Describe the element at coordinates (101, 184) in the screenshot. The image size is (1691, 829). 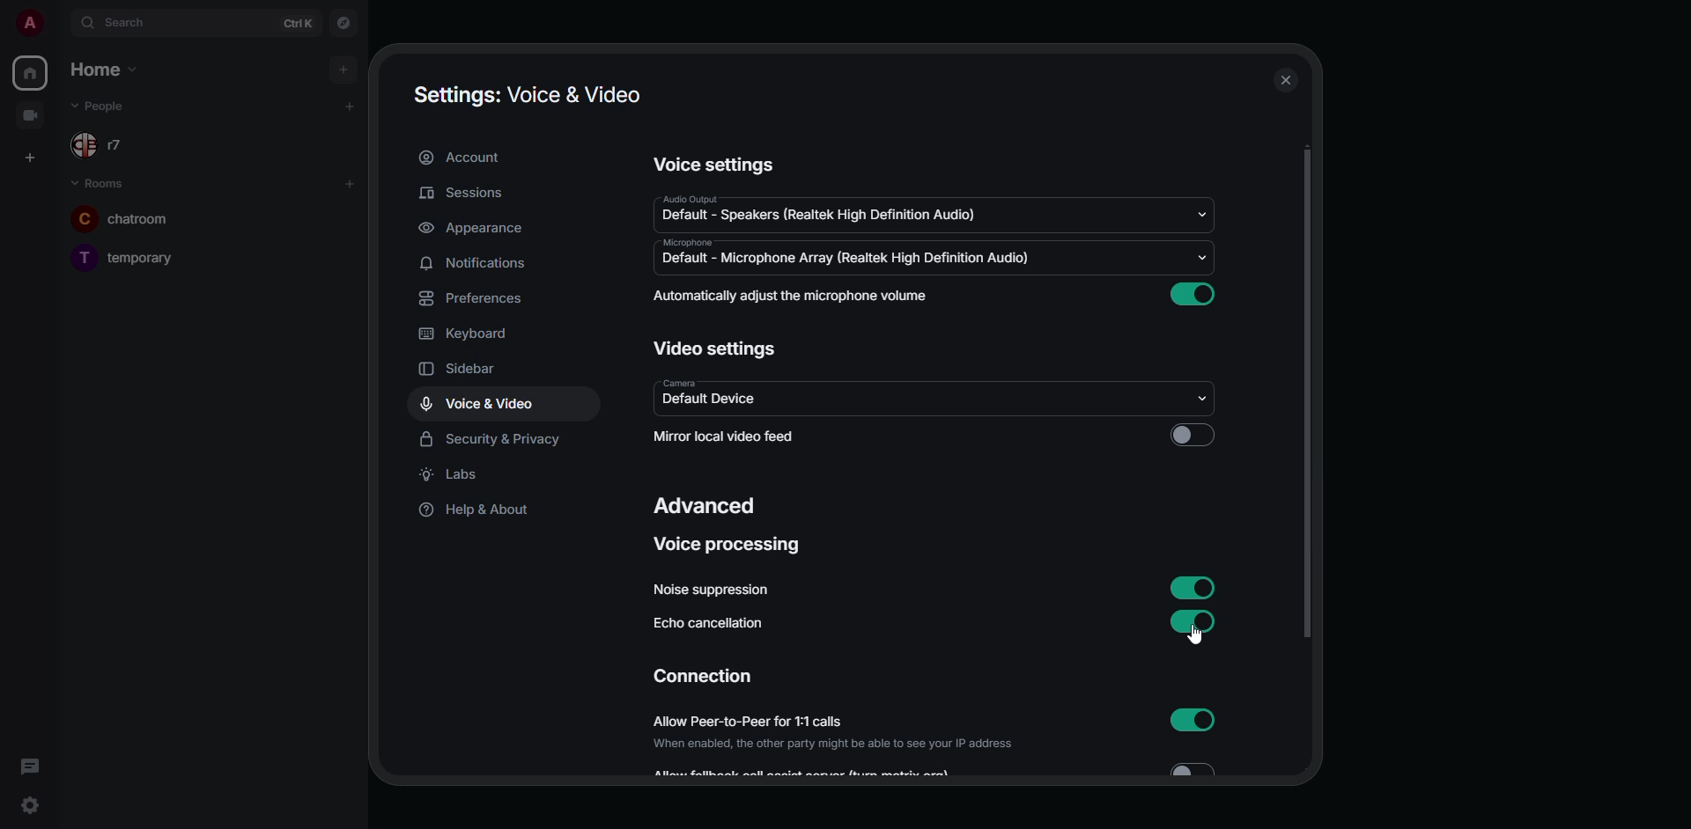
I see `room` at that location.